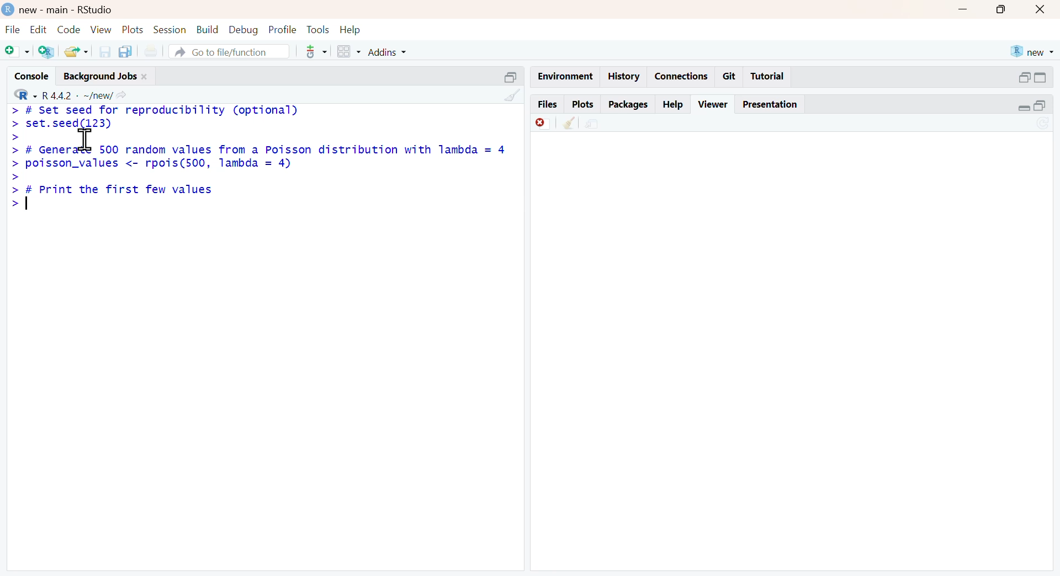 The height and width of the screenshot is (576, 1060). I want to click on >>>>>>, so click(14, 172).